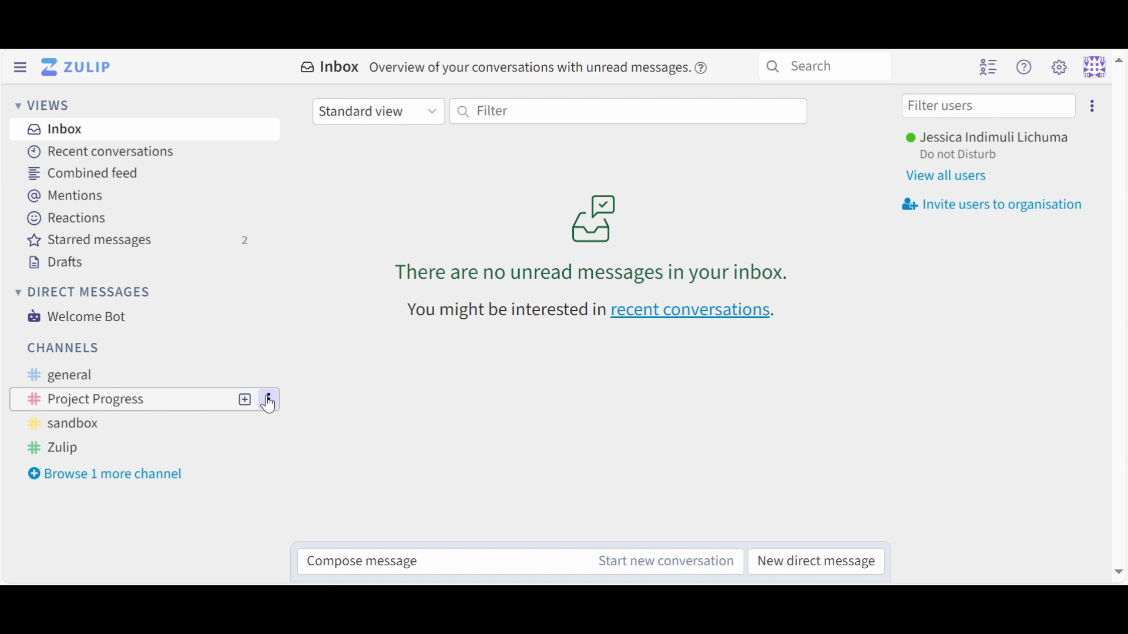 The height and width of the screenshot is (634, 1128). I want to click on Recent Conversations, so click(100, 153).